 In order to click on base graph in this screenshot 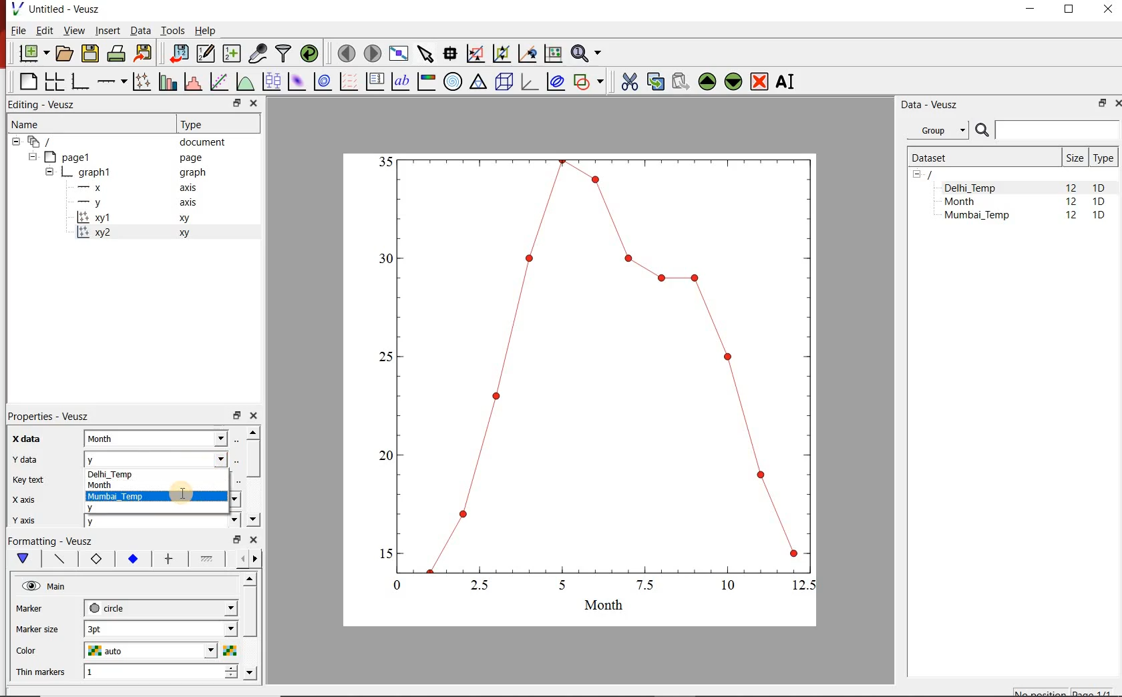, I will do `click(79, 82)`.